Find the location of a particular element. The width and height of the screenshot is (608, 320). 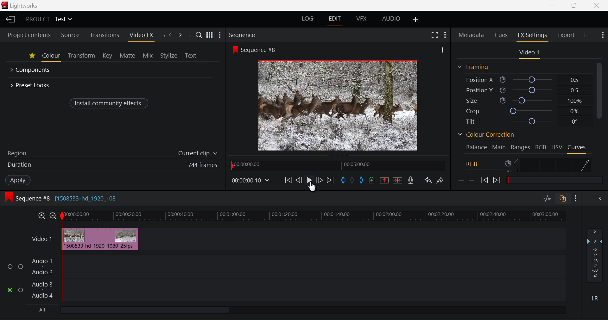

Colour Correction is located at coordinates (485, 135).